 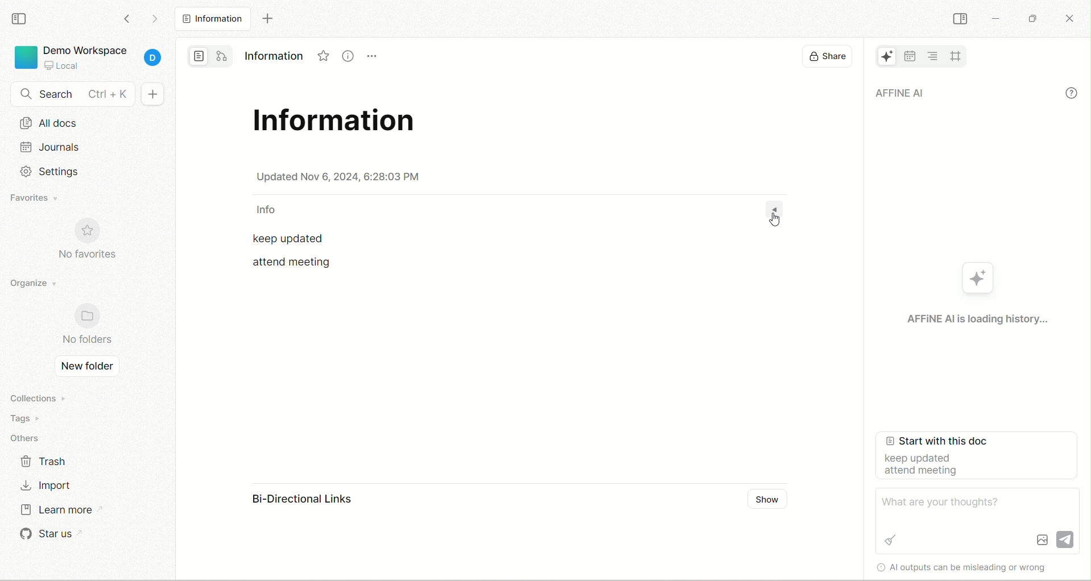 What do you see at coordinates (934, 55) in the screenshot?
I see `table of content` at bounding box center [934, 55].